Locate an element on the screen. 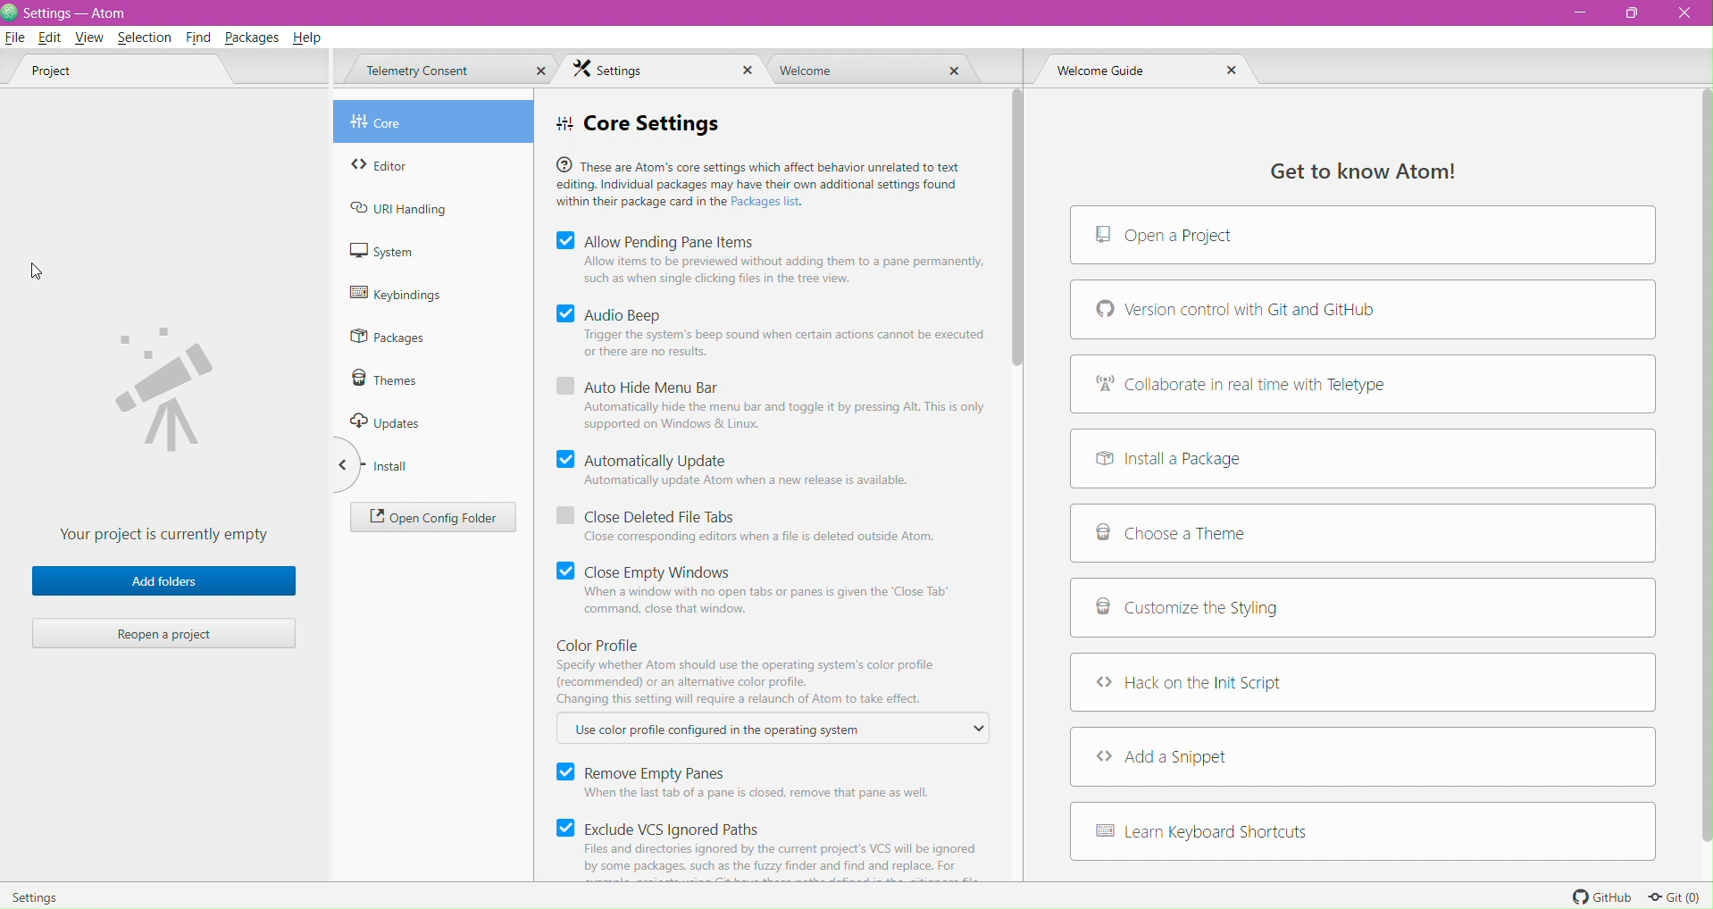 The width and height of the screenshot is (1713, 909). Learn Keyboard Shortcuts is located at coordinates (1364, 833).